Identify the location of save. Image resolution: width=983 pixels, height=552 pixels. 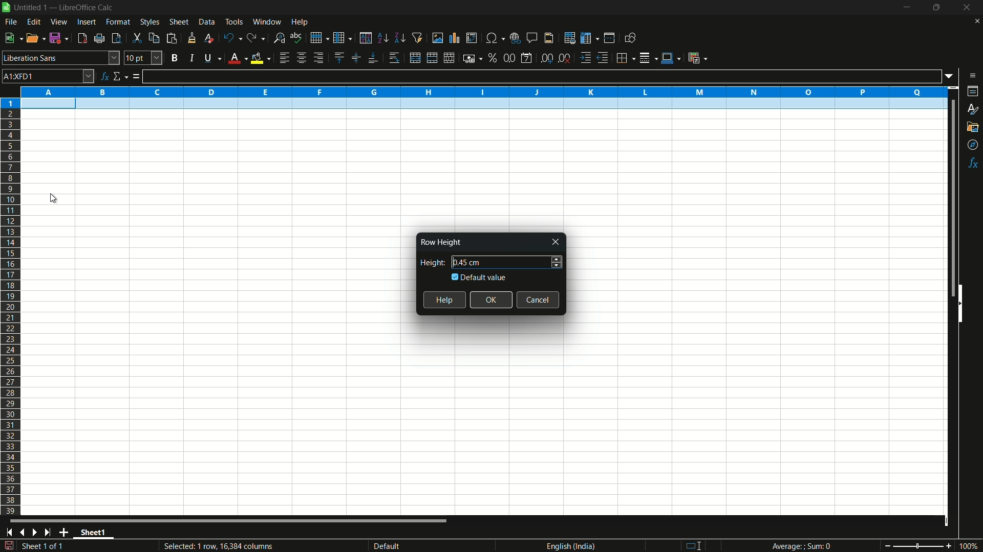
(60, 38).